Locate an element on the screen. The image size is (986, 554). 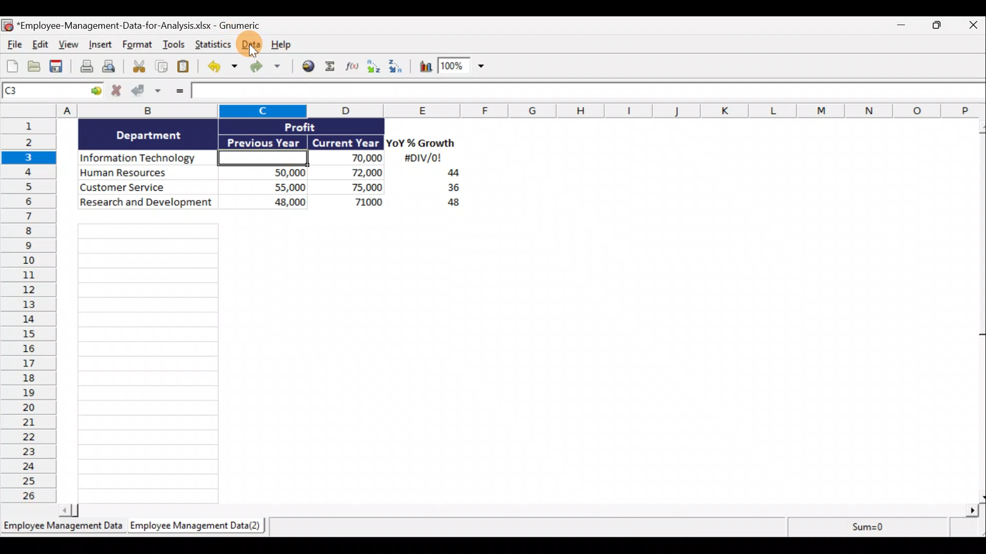
36 is located at coordinates (449, 189).